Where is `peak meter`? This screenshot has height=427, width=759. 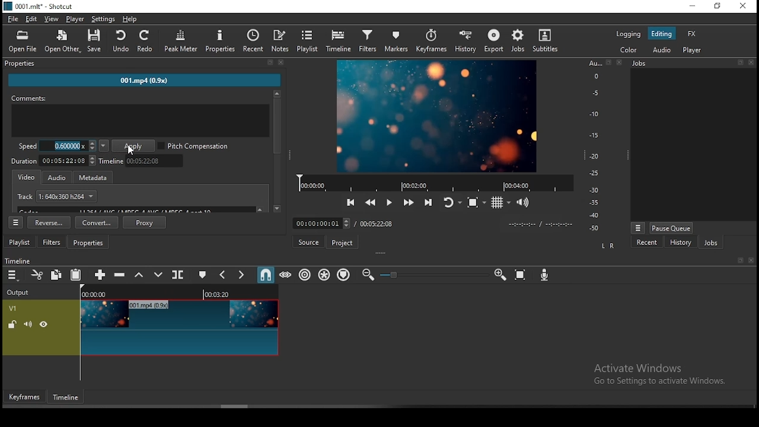 peak meter is located at coordinates (181, 40).